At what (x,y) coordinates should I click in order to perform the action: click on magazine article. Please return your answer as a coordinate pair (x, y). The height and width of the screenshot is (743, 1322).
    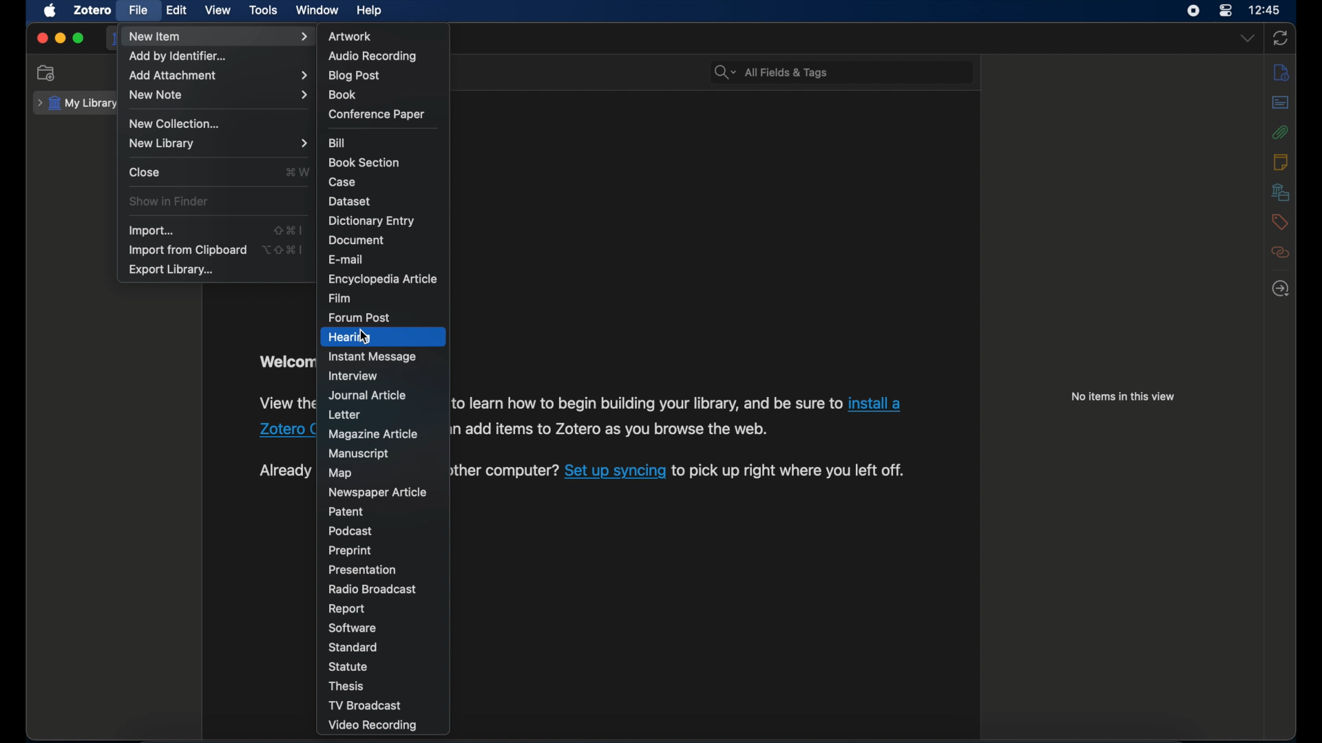
    Looking at the image, I should click on (373, 433).